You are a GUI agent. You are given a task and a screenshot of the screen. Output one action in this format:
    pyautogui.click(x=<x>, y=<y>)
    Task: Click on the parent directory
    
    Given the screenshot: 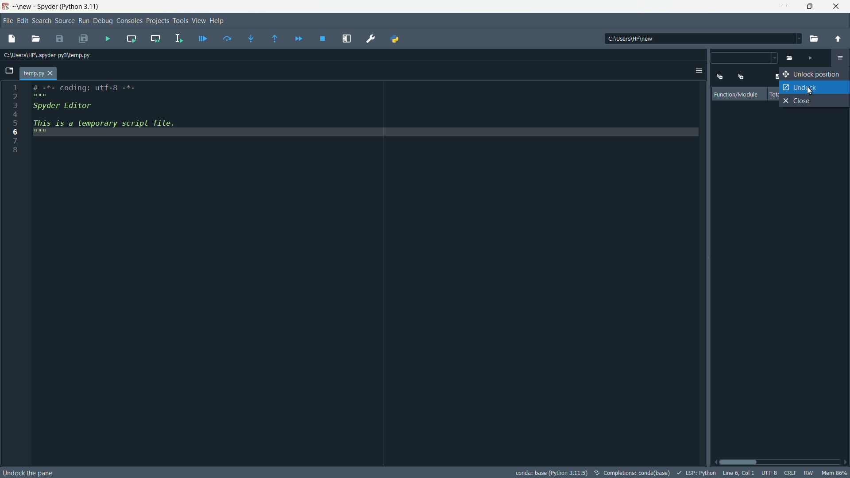 What is the action you would take?
    pyautogui.click(x=838, y=35)
    